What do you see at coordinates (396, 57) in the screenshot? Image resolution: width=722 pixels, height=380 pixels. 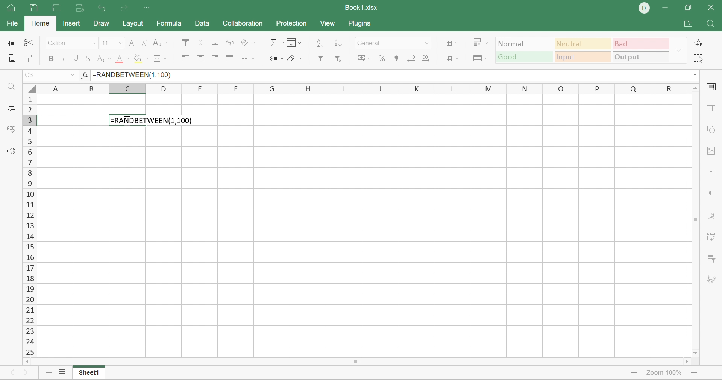 I see `Comma style` at bounding box center [396, 57].